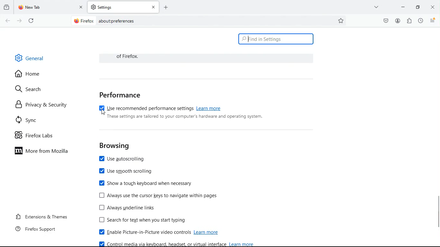  Describe the element at coordinates (116, 21) in the screenshot. I see `about:prefernces` at that location.